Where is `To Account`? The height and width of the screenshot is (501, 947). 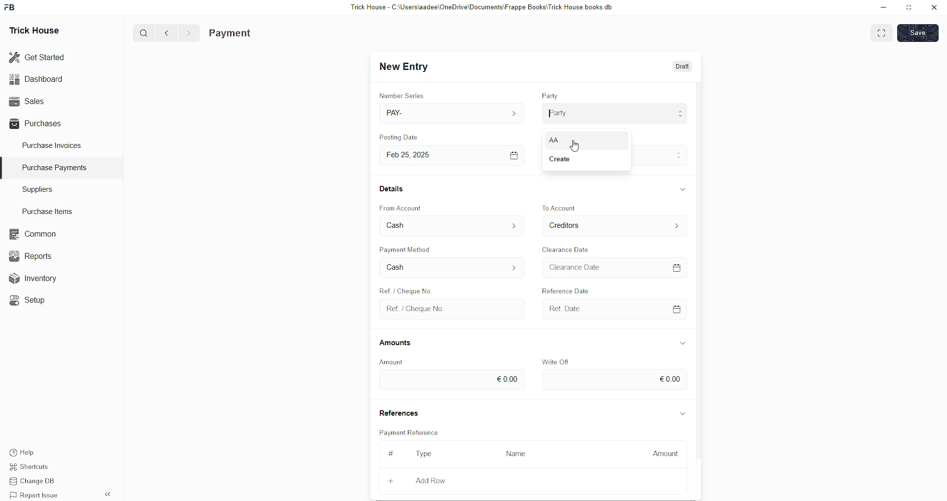
To Account is located at coordinates (561, 207).